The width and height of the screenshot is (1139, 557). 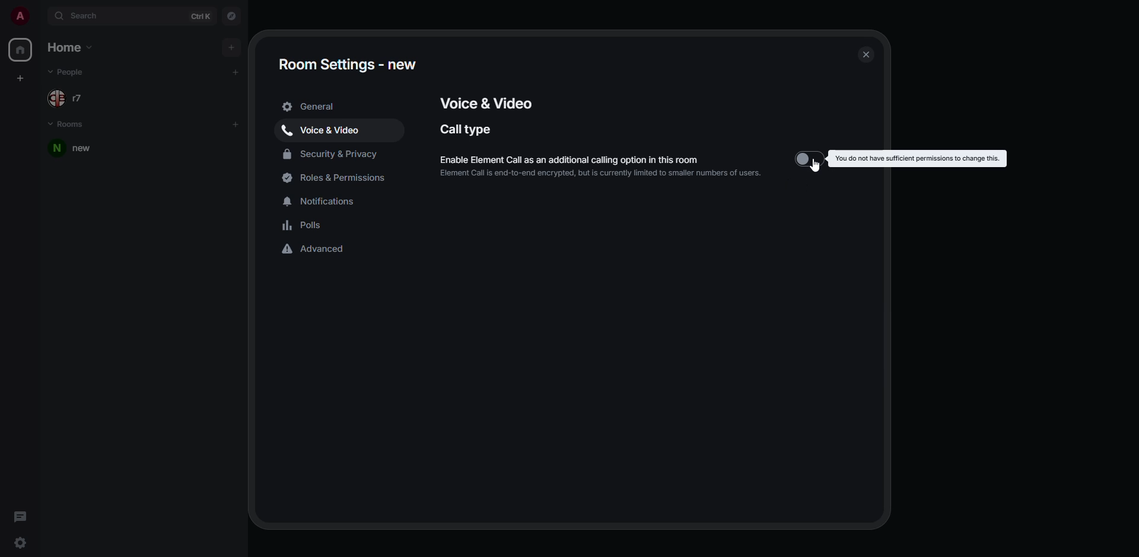 I want to click on create space, so click(x=20, y=78).